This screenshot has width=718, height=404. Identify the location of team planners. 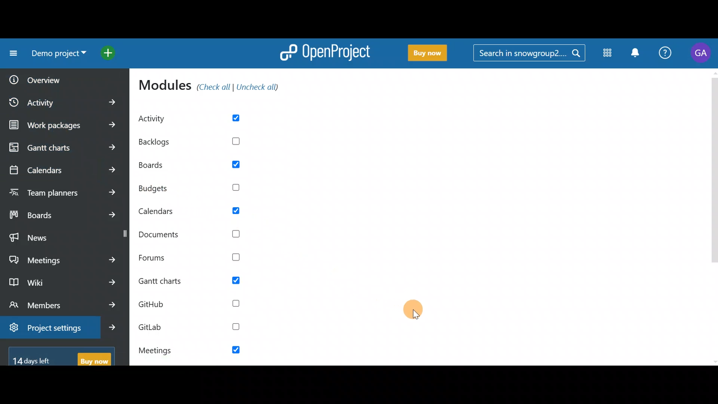
(63, 192).